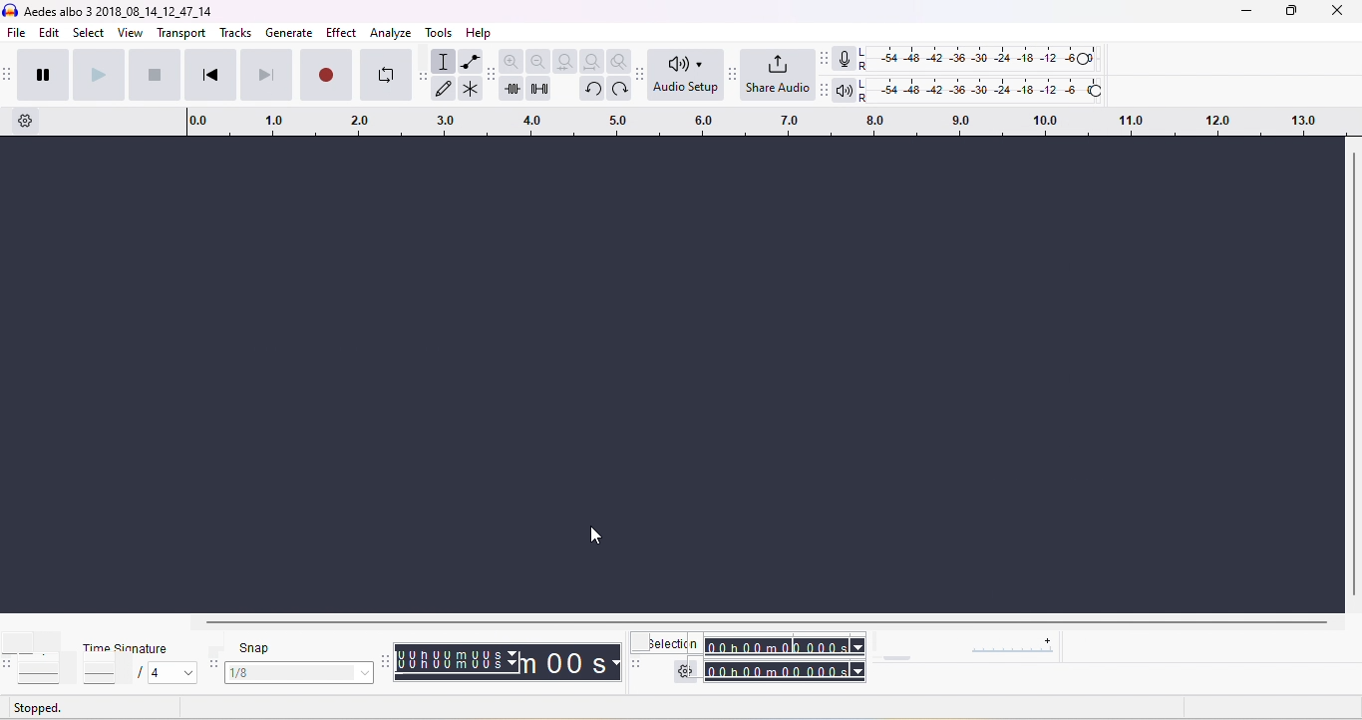 Image resolution: width=1362 pixels, height=720 pixels. What do you see at coordinates (671, 644) in the screenshot?
I see `selection` at bounding box center [671, 644].